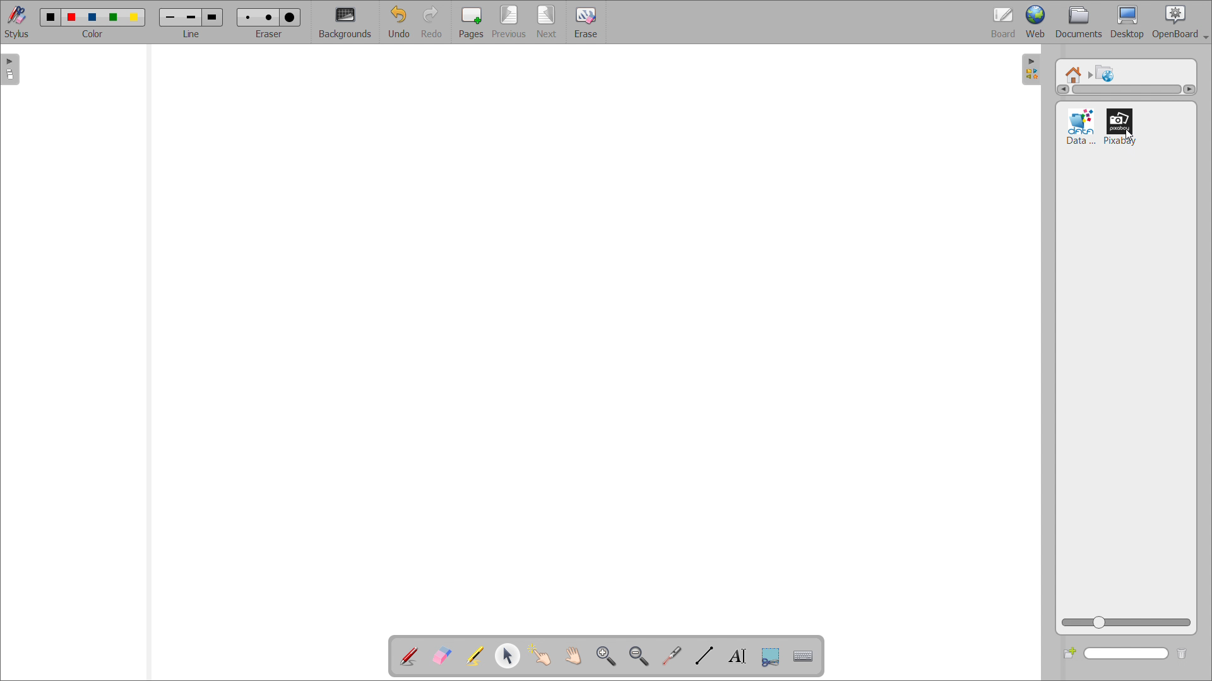 Image resolution: width=1212 pixels, height=681 pixels. What do you see at coordinates (1121, 126) in the screenshot?
I see `pixabay.wgs` at bounding box center [1121, 126].